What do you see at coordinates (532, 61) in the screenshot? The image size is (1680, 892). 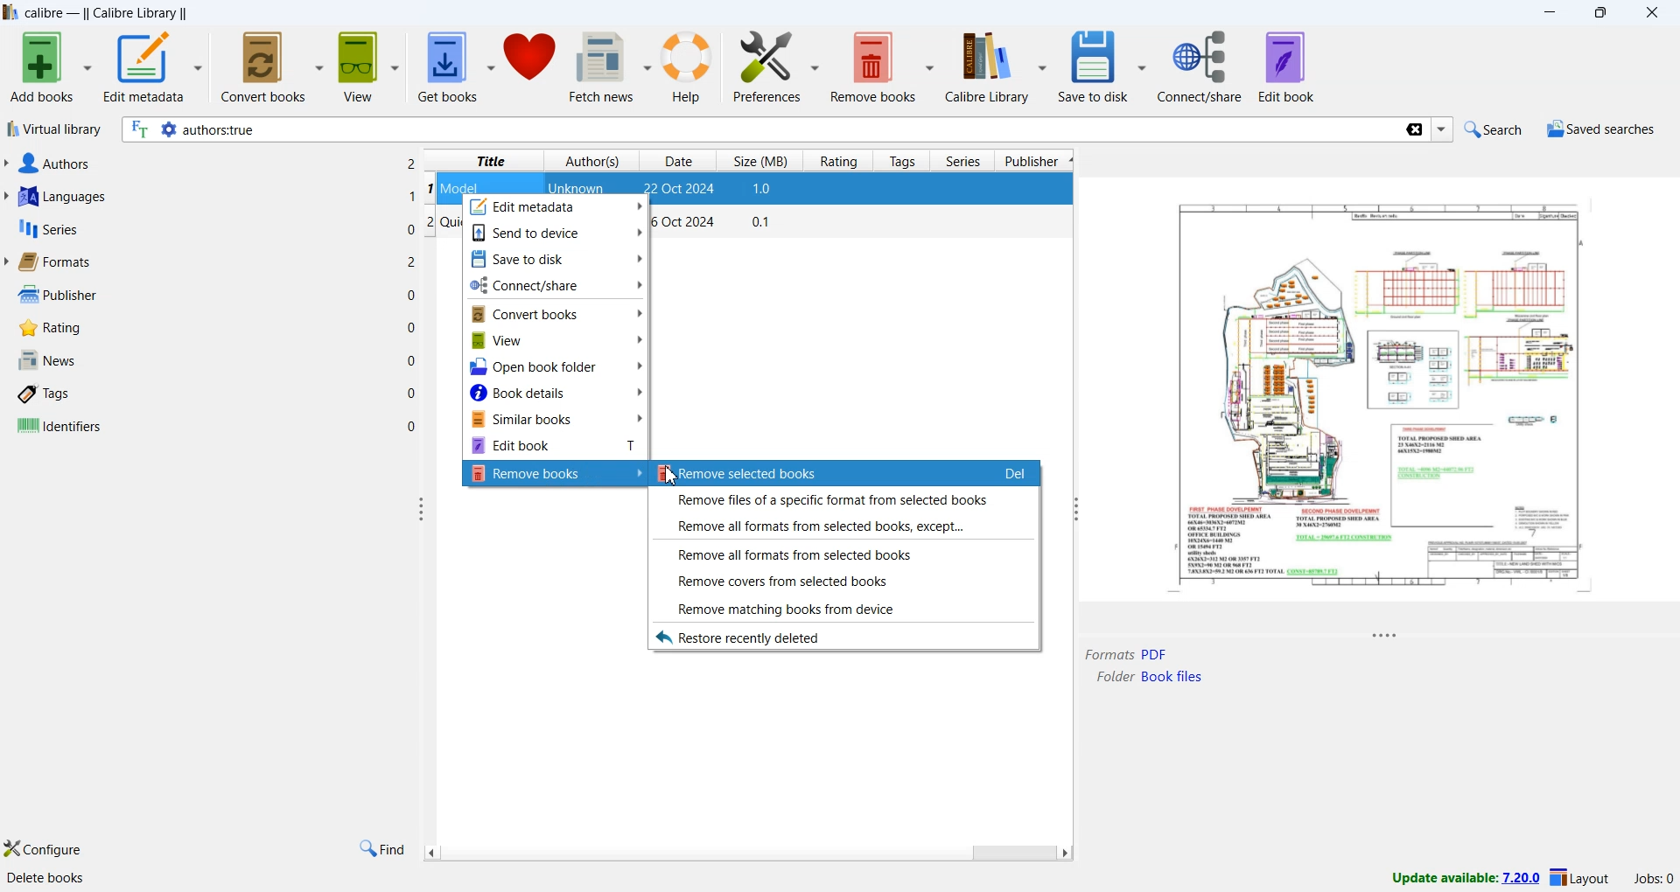 I see `donate to support calibre` at bounding box center [532, 61].